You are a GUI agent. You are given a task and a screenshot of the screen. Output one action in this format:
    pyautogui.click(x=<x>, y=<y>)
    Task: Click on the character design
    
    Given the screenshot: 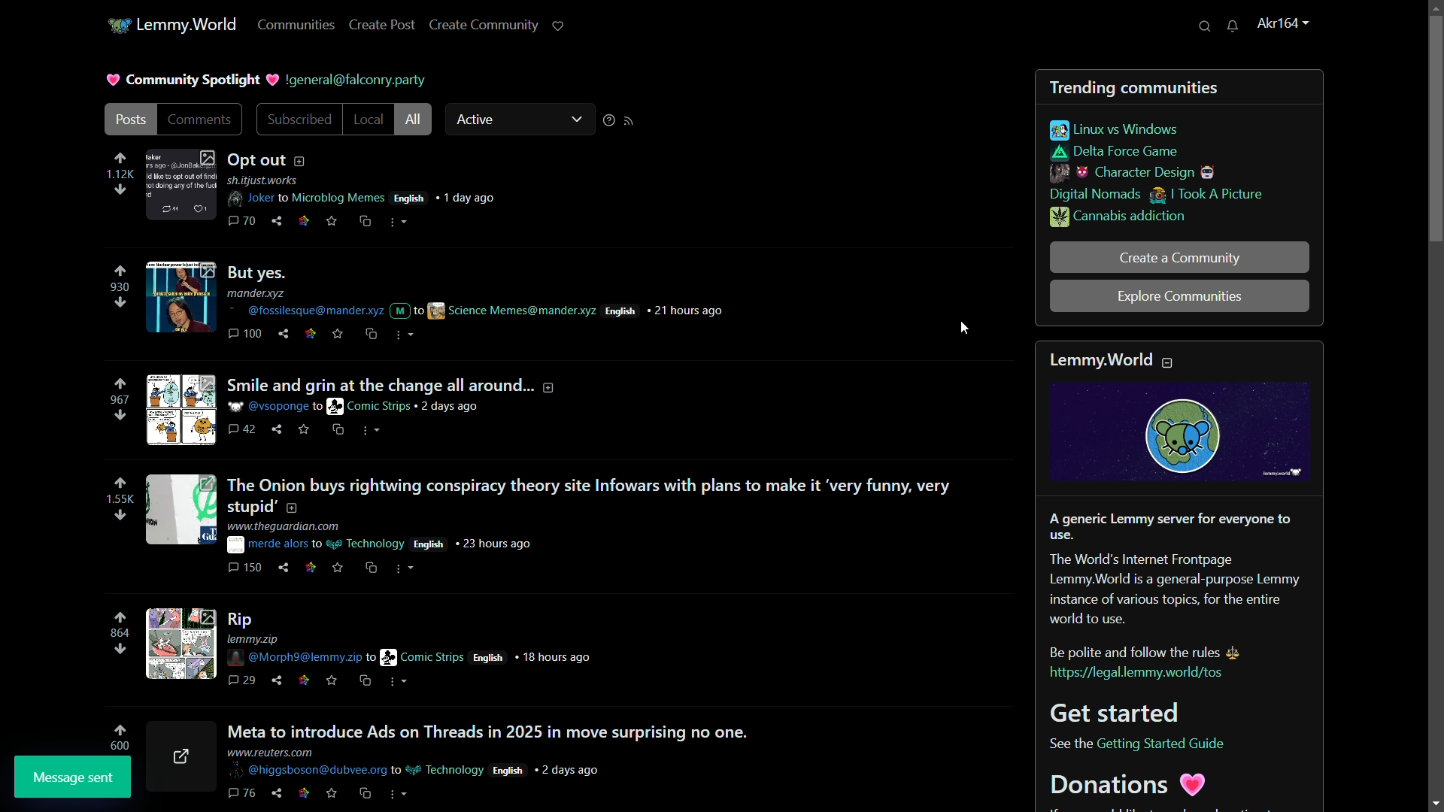 What is the action you would take?
    pyautogui.click(x=1133, y=174)
    